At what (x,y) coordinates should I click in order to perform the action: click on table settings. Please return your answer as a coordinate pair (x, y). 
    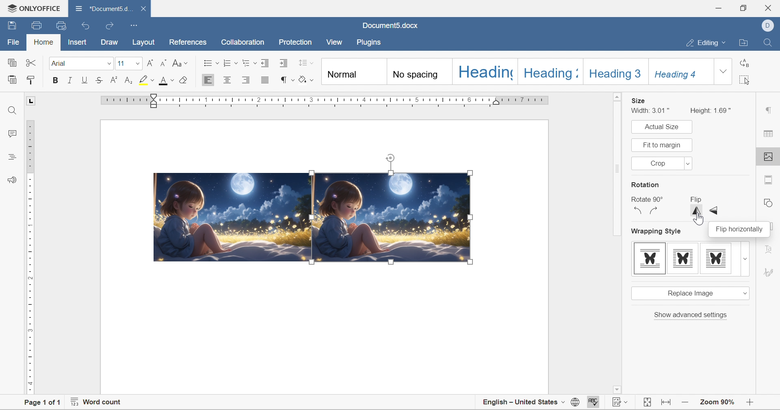
    Looking at the image, I should click on (770, 134).